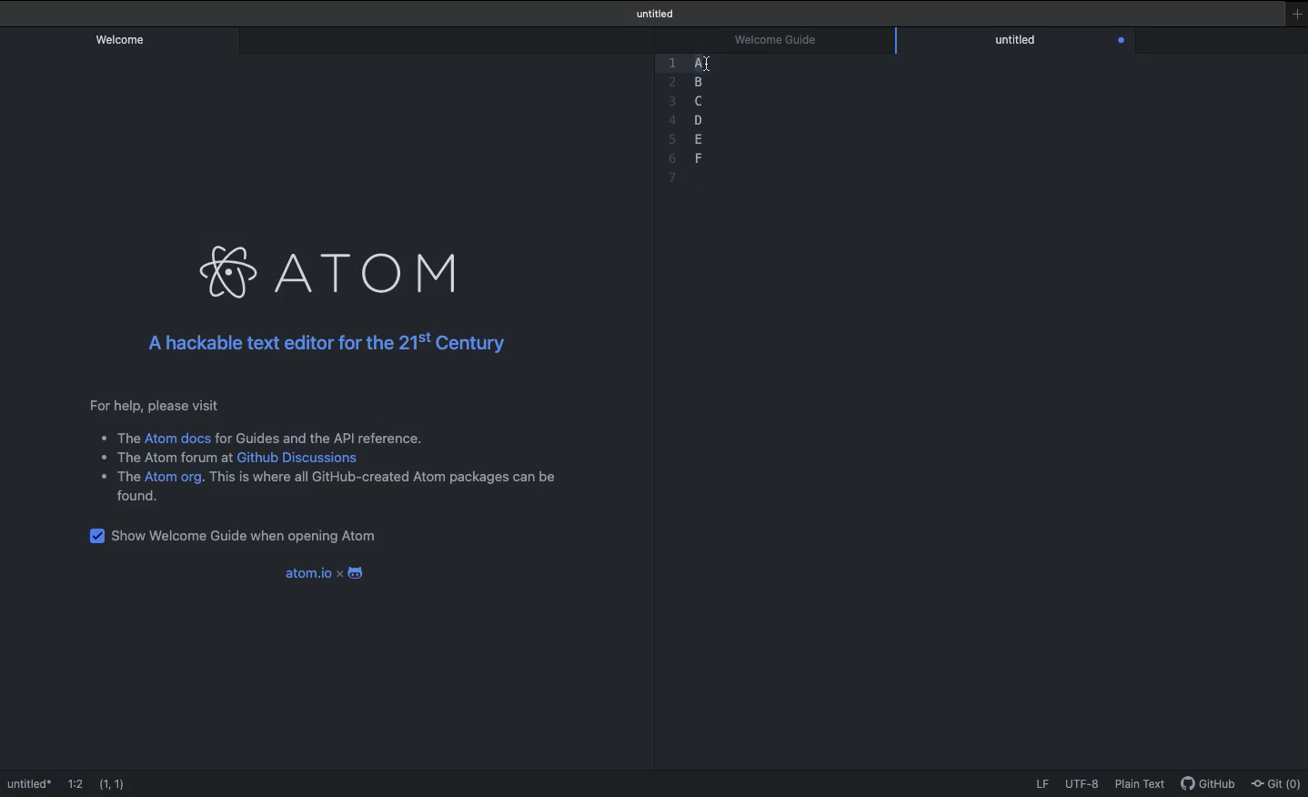 Image resolution: width=1308 pixels, height=797 pixels. What do you see at coordinates (114, 782) in the screenshot?
I see `(1,1)` at bounding box center [114, 782].